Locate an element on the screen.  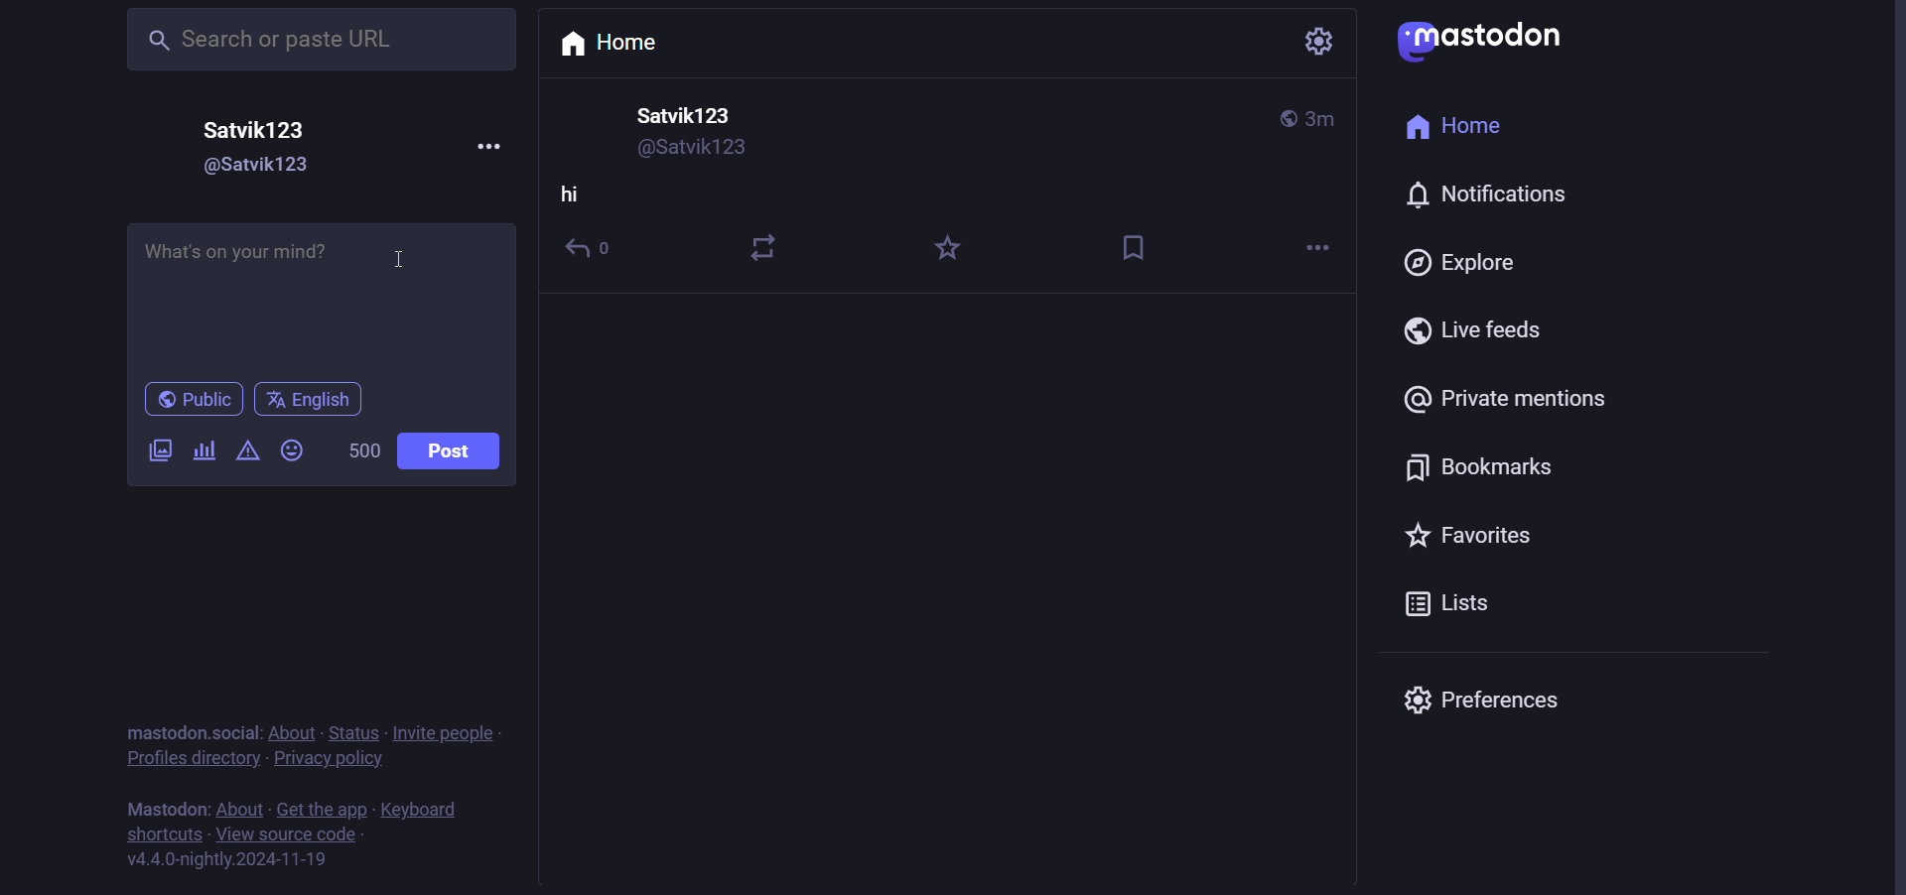
profiles is located at coordinates (191, 762).